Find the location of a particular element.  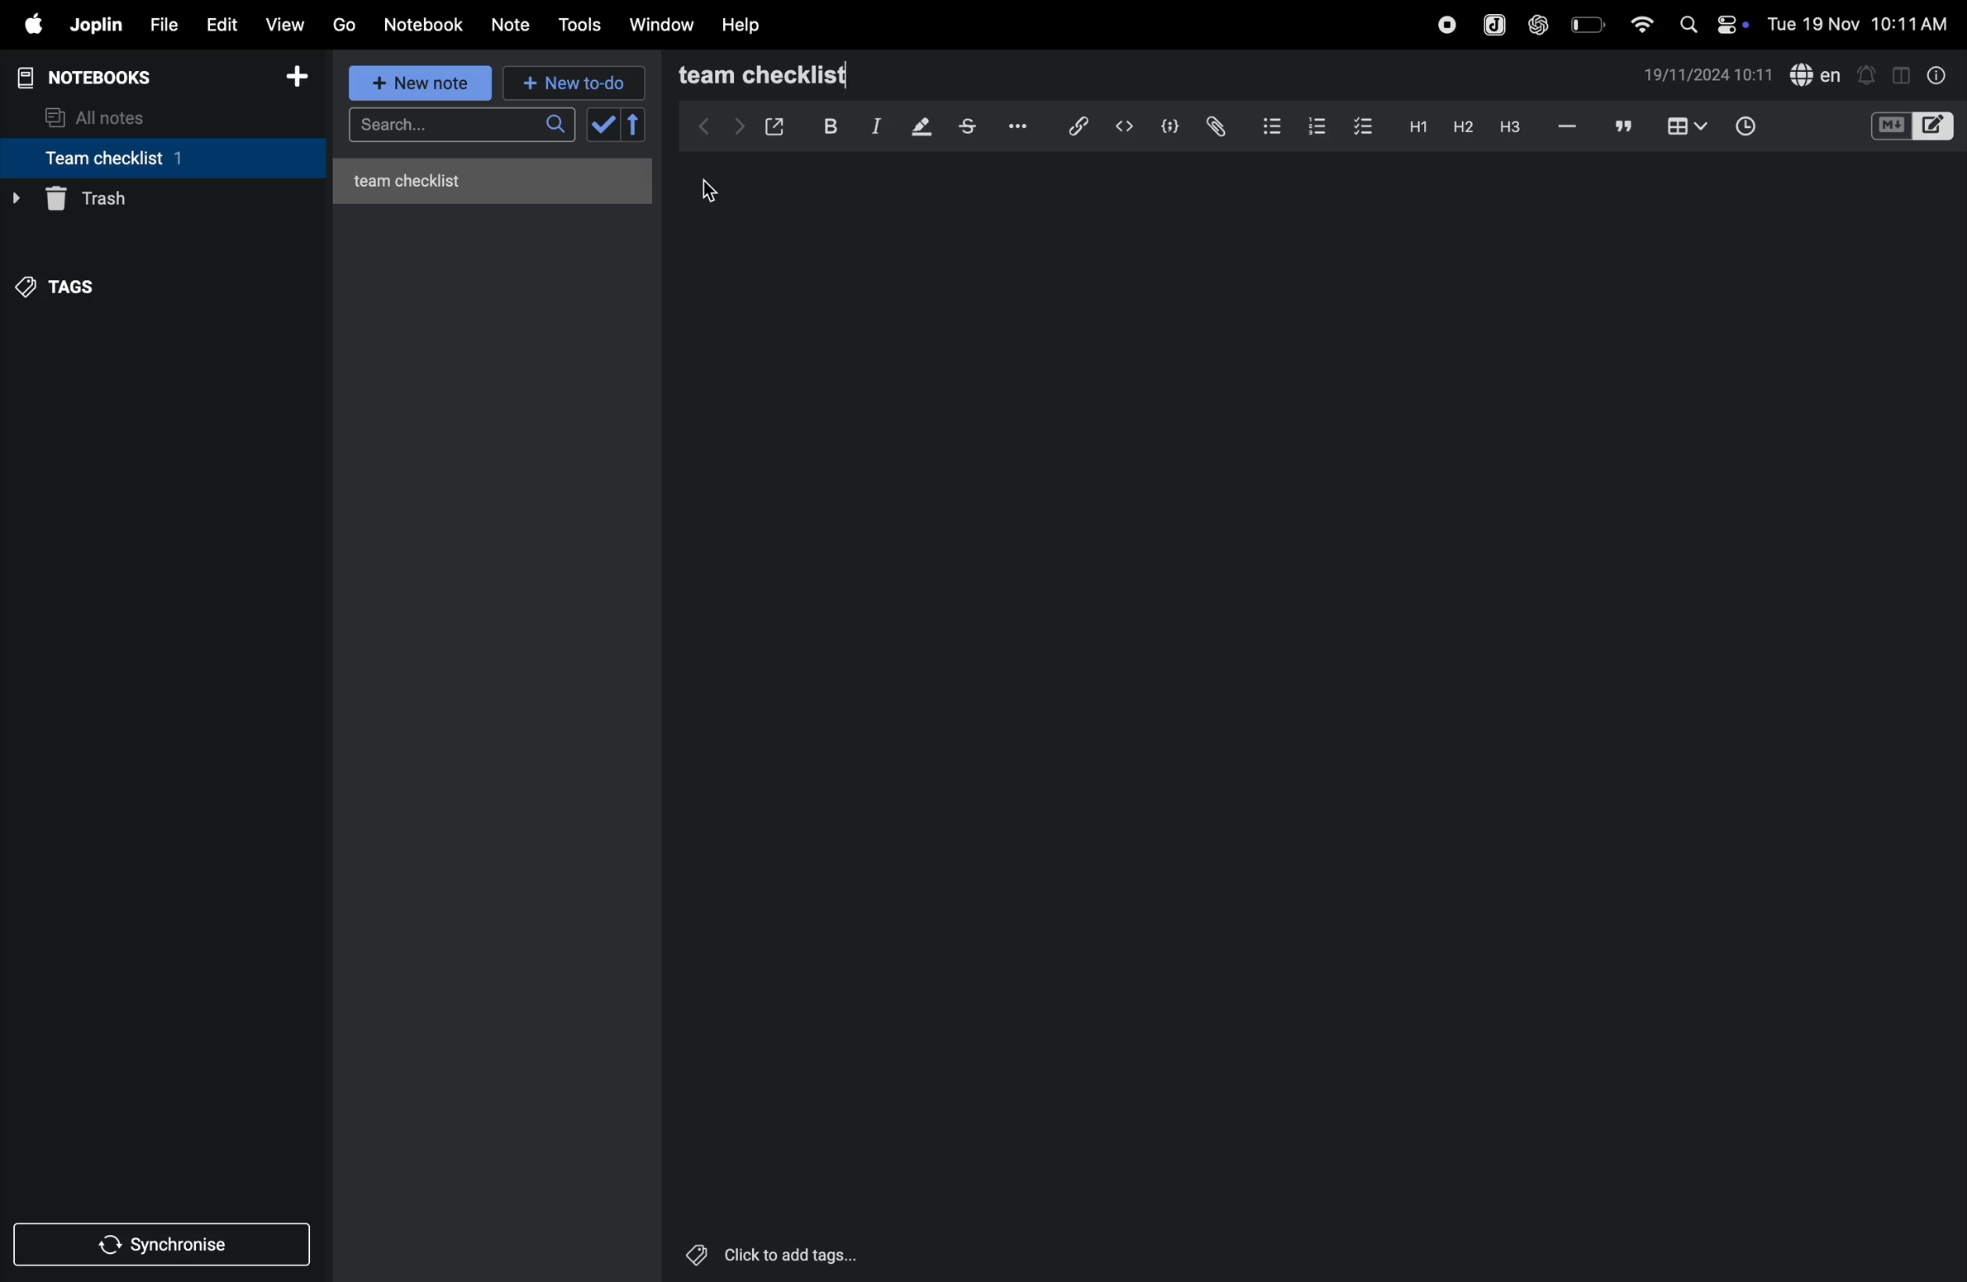

editor layout is located at coordinates (1936, 125).